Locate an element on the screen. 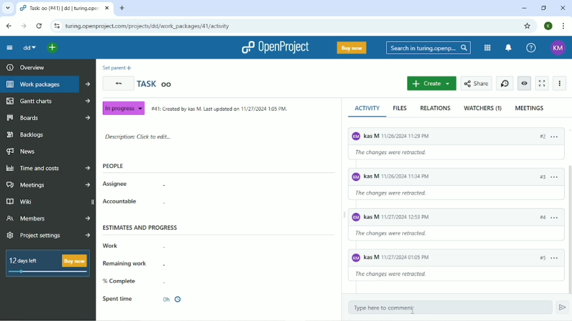 This screenshot has width=572, height=321. #3 is located at coordinates (538, 177).